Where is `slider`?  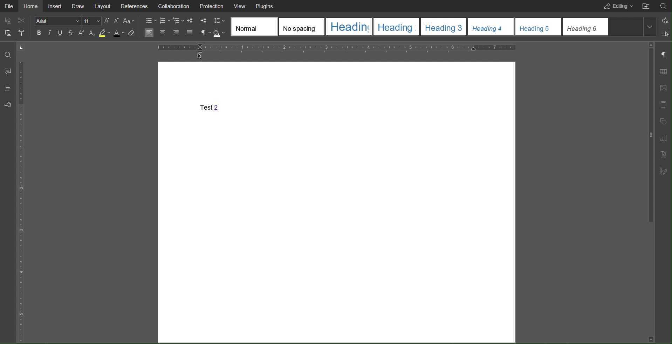
slider is located at coordinates (647, 139).